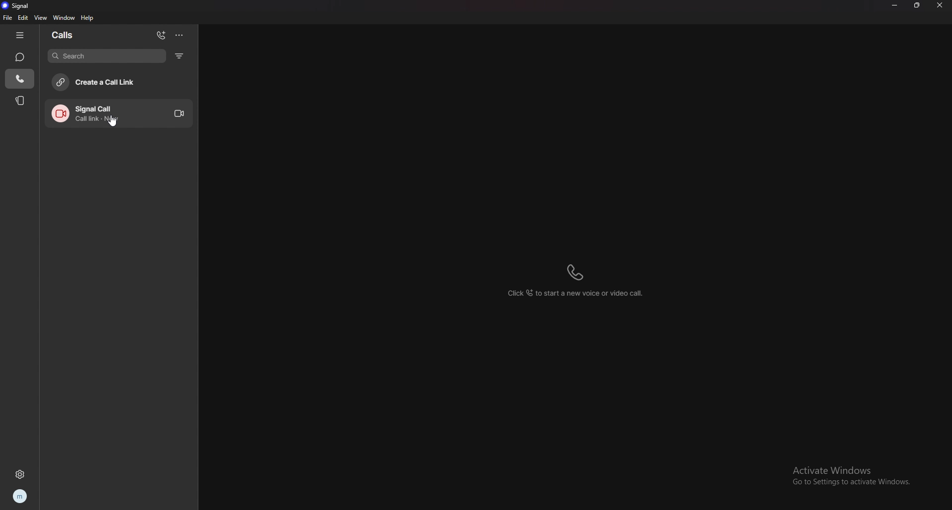 The height and width of the screenshot is (510, 952). What do you see at coordinates (19, 6) in the screenshot?
I see `signal` at bounding box center [19, 6].